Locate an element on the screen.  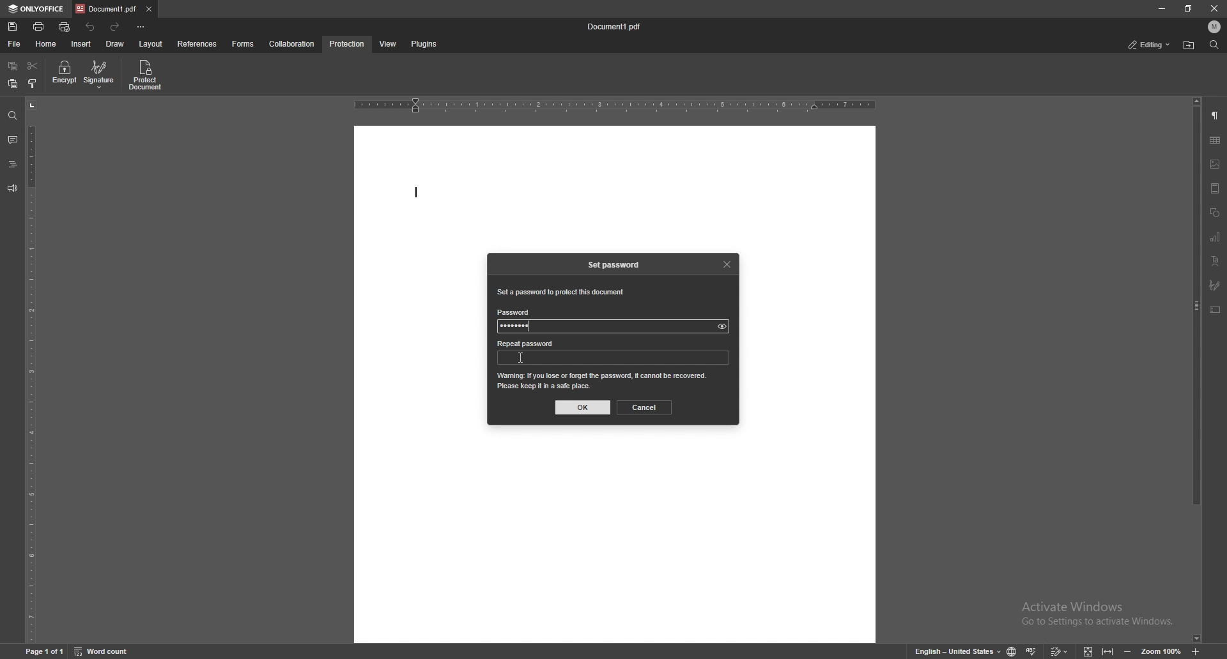
insert is located at coordinates (81, 45).